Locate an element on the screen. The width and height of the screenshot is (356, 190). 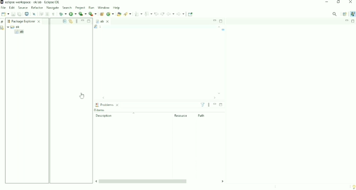
Task name is located at coordinates (224, 30).